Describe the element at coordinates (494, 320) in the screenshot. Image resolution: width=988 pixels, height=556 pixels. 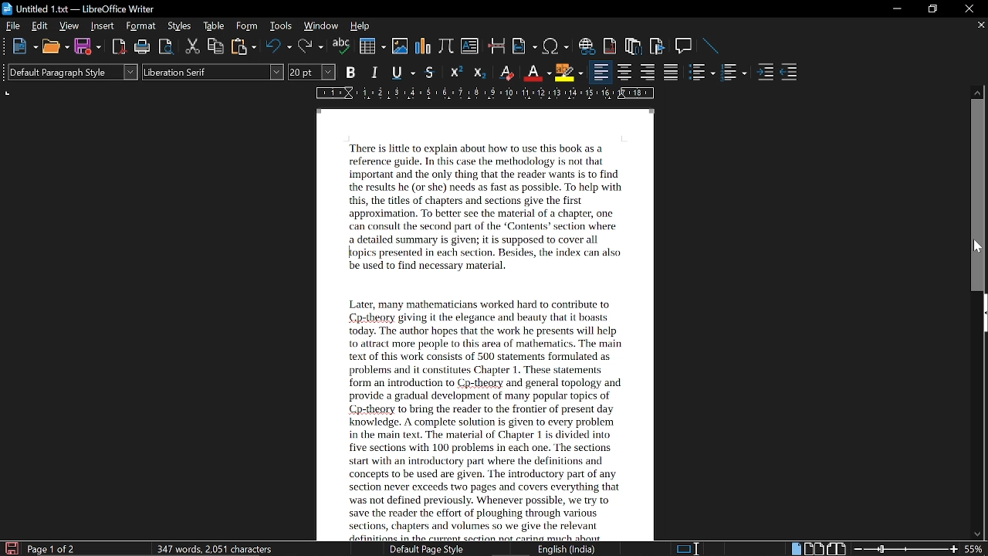
I see `current page` at that location.